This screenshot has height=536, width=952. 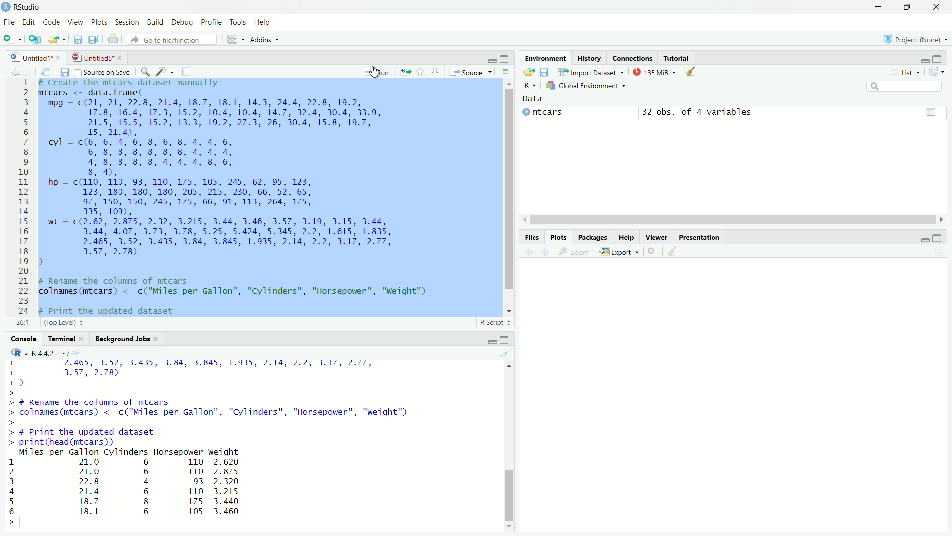 I want to click on Presentation, so click(x=701, y=238).